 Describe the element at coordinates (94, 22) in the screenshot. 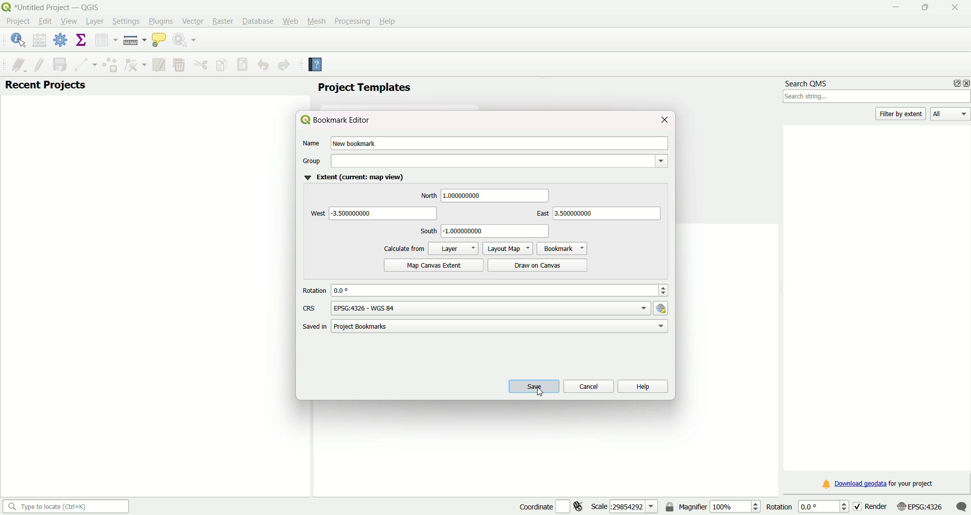

I see `Layer` at that location.